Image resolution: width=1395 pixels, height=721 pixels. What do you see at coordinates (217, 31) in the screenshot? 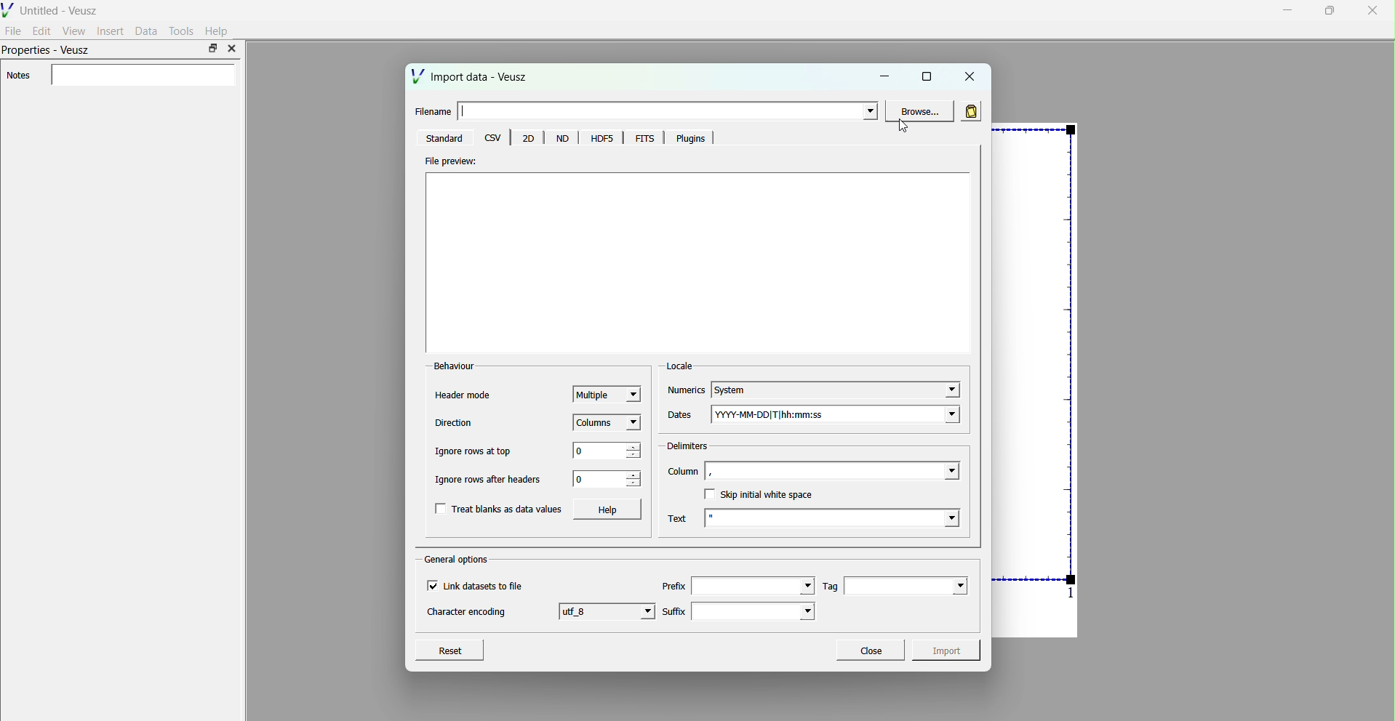
I see `Help` at bounding box center [217, 31].